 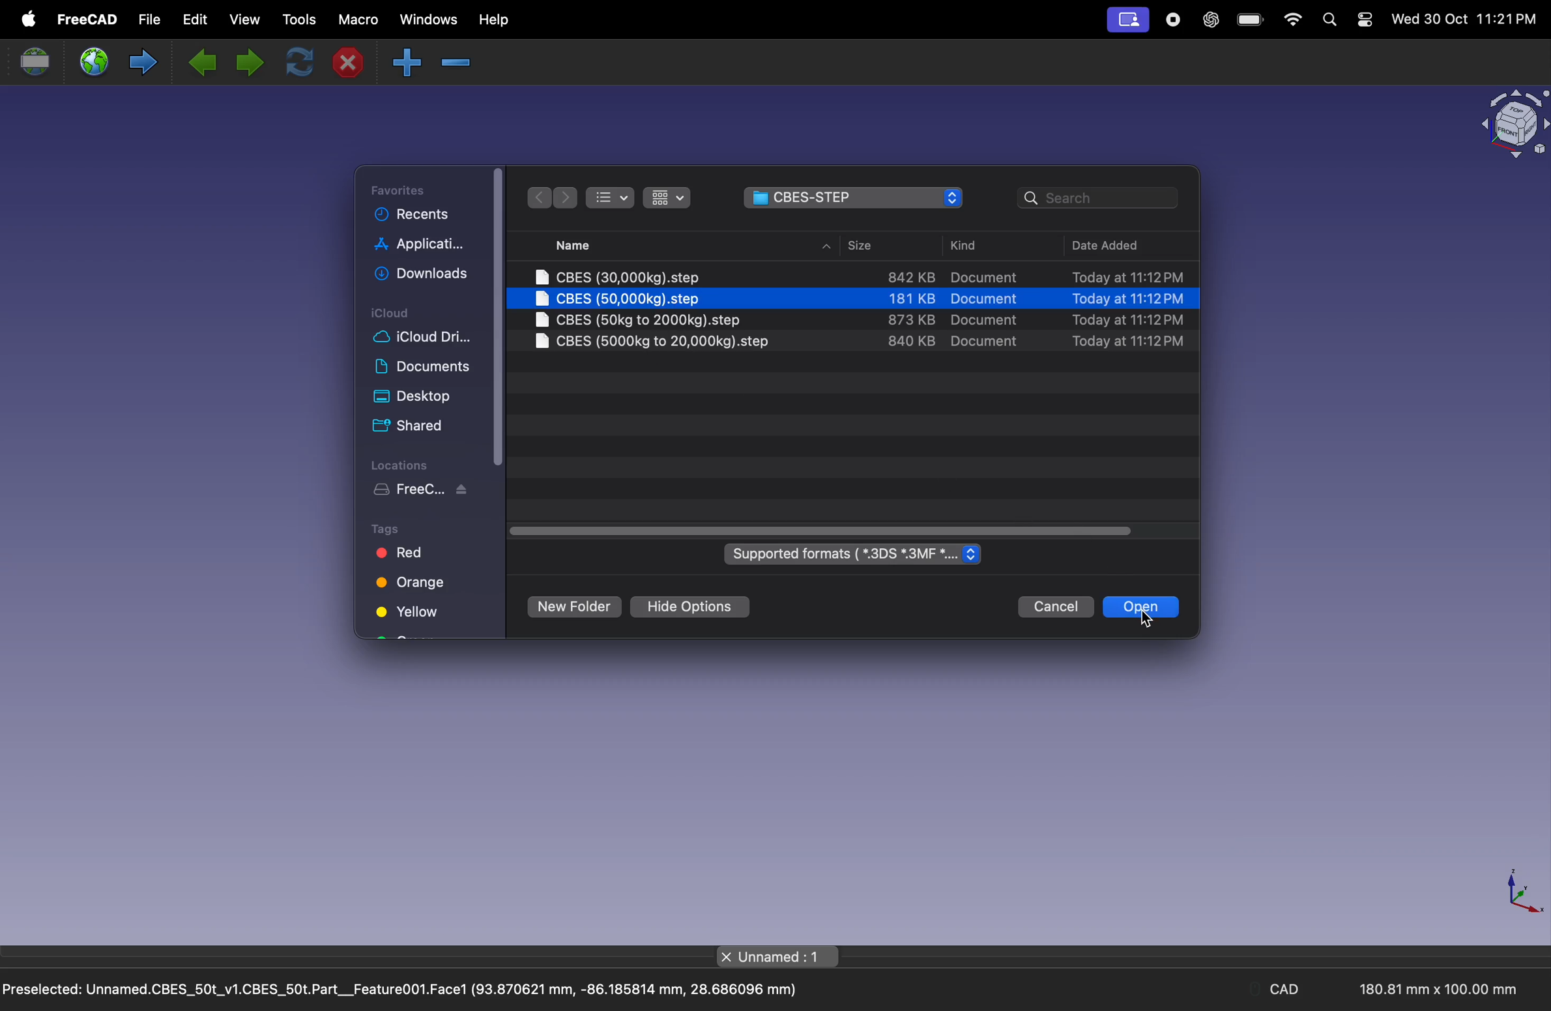 I want to click on tools, so click(x=295, y=20).